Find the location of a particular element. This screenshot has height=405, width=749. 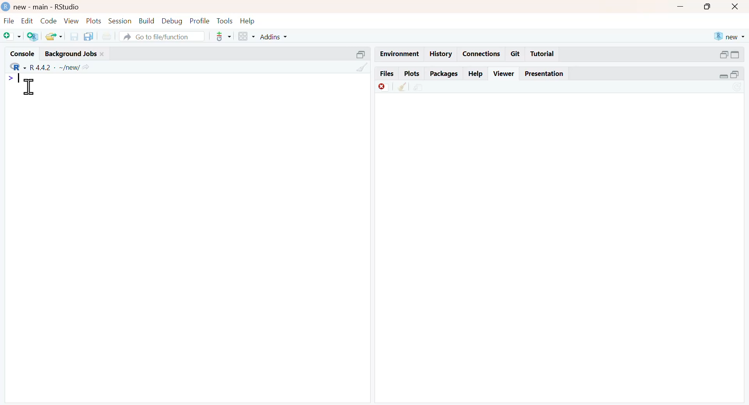

expand/collapse is located at coordinates (736, 55).